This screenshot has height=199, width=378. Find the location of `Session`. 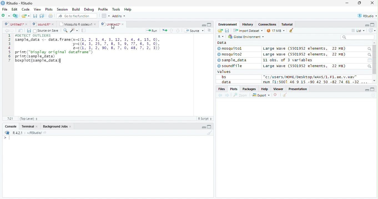

Session is located at coordinates (62, 9).